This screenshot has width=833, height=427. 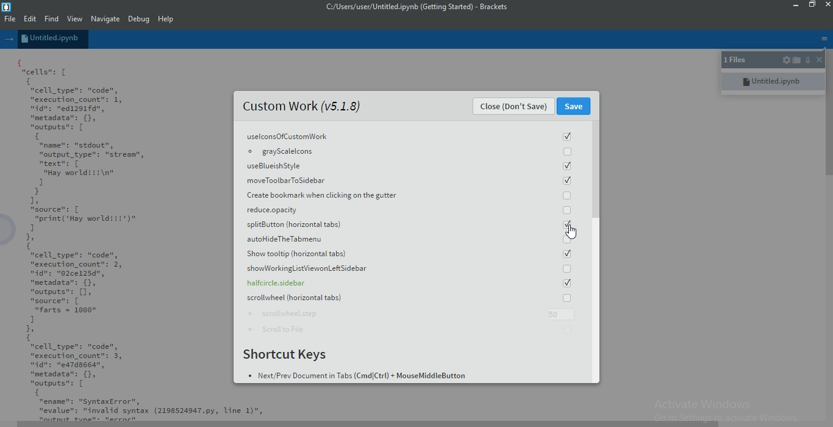 What do you see at coordinates (828, 121) in the screenshot?
I see `scroll bar` at bounding box center [828, 121].